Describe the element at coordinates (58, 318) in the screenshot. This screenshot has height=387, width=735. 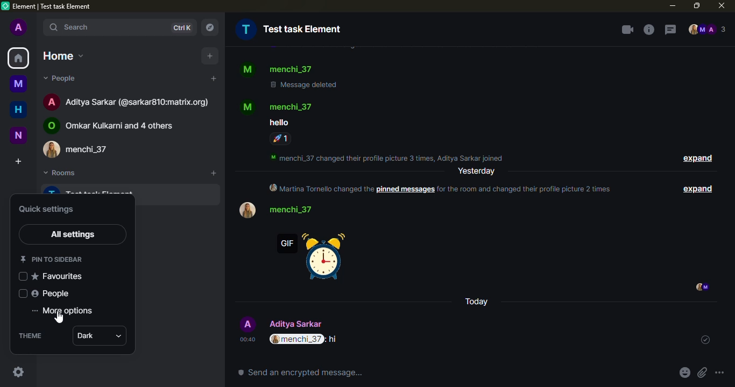
I see `cursor` at that location.